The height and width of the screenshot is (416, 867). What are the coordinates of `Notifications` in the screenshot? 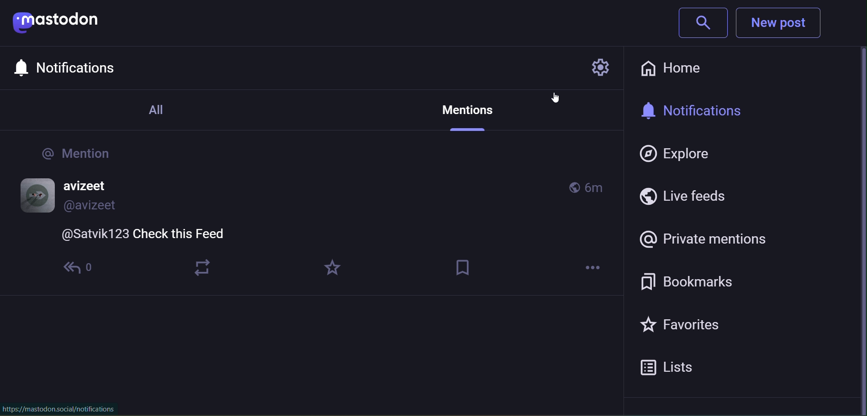 It's located at (87, 68).